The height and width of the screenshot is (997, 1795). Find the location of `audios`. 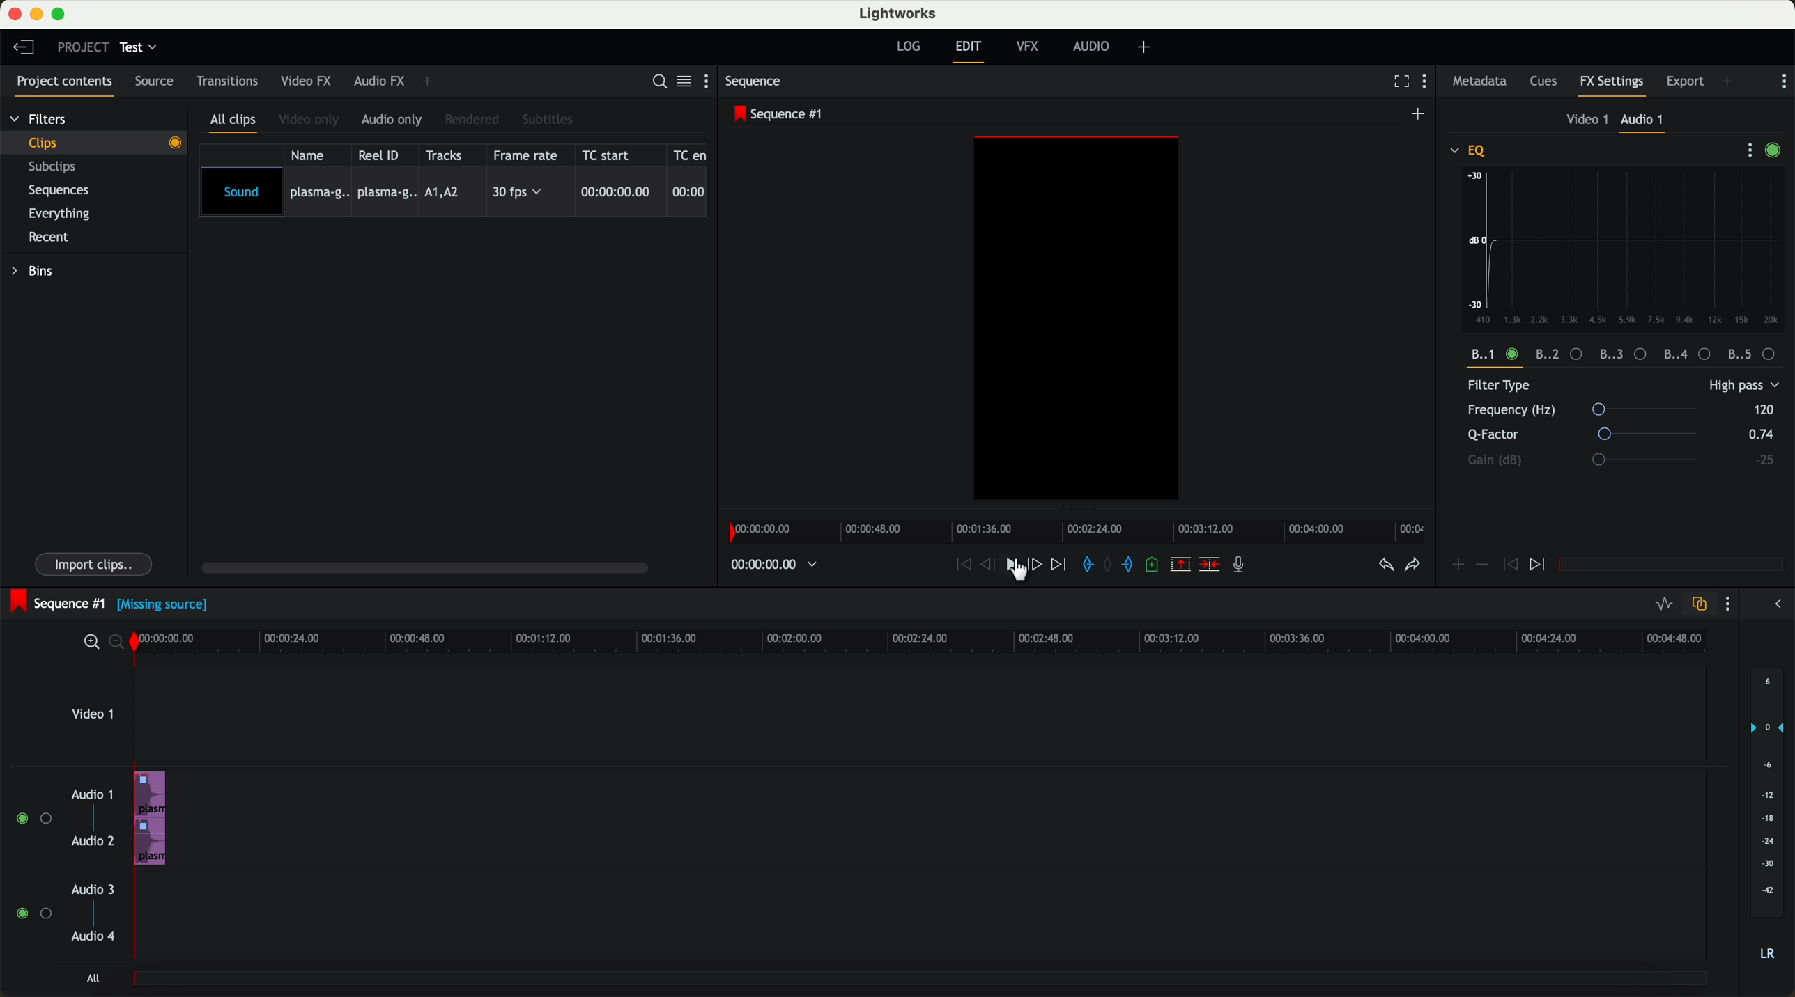

audios is located at coordinates (62, 867).